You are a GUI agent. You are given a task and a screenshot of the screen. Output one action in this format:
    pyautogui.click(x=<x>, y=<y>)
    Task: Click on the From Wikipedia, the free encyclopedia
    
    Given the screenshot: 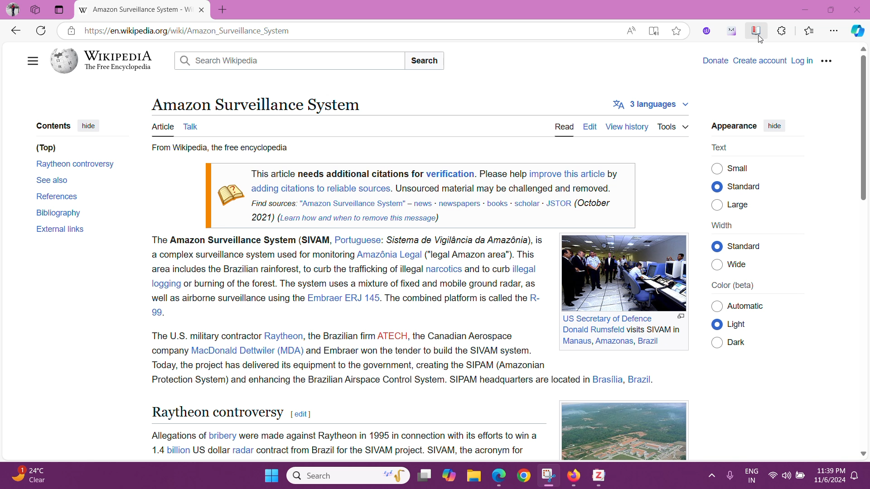 What is the action you would take?
    pyautogui.click(x=218, y=149)
    